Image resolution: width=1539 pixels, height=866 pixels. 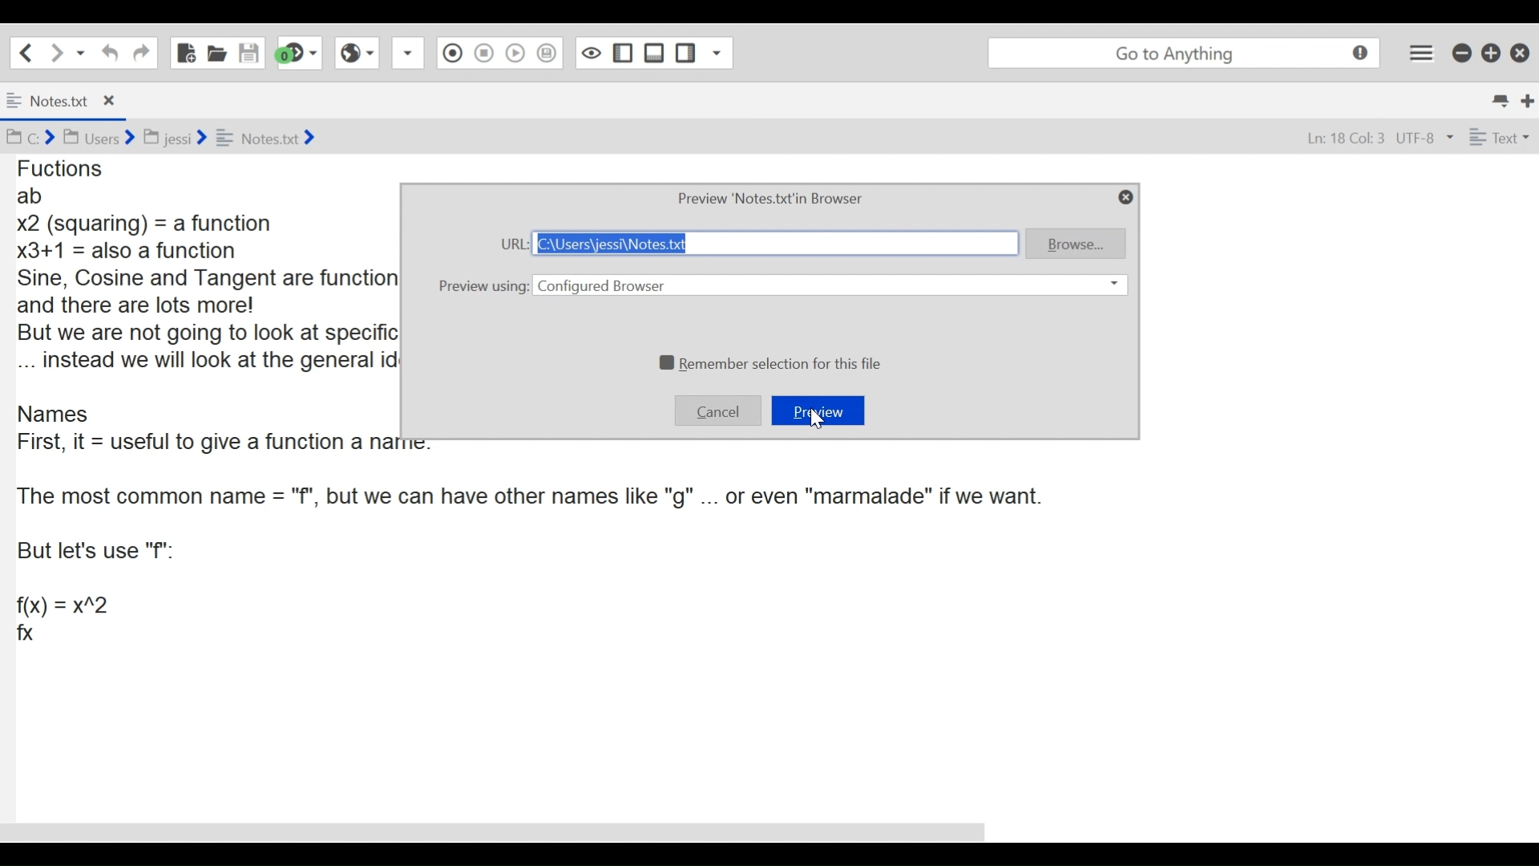 What do you see at coordinates (197, 405) in the screenshot?
I see `FuctionsabX2 (squaring) = a functionx3+1 = also a functionSine, Cosine and Tangent are functions used in trigonometryand there are lots more!But we are not going to look at specific functions ...... instead we will look at the general idea of a function.NamesFirst, it = useful to give a function a name.The most common name = "f", but we can have other names like "g" ... or even "marmalade" if we want.But let's use "f":f(x) = x^2 fx` at bounding box center [197, 405].